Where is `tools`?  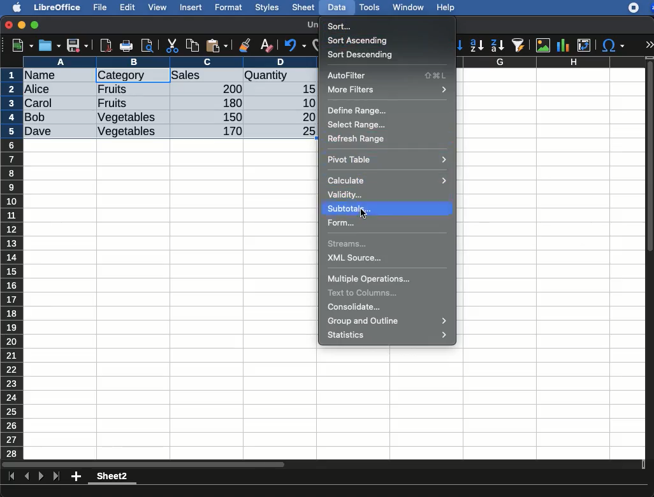
tools is located at coordinates (370, 7).